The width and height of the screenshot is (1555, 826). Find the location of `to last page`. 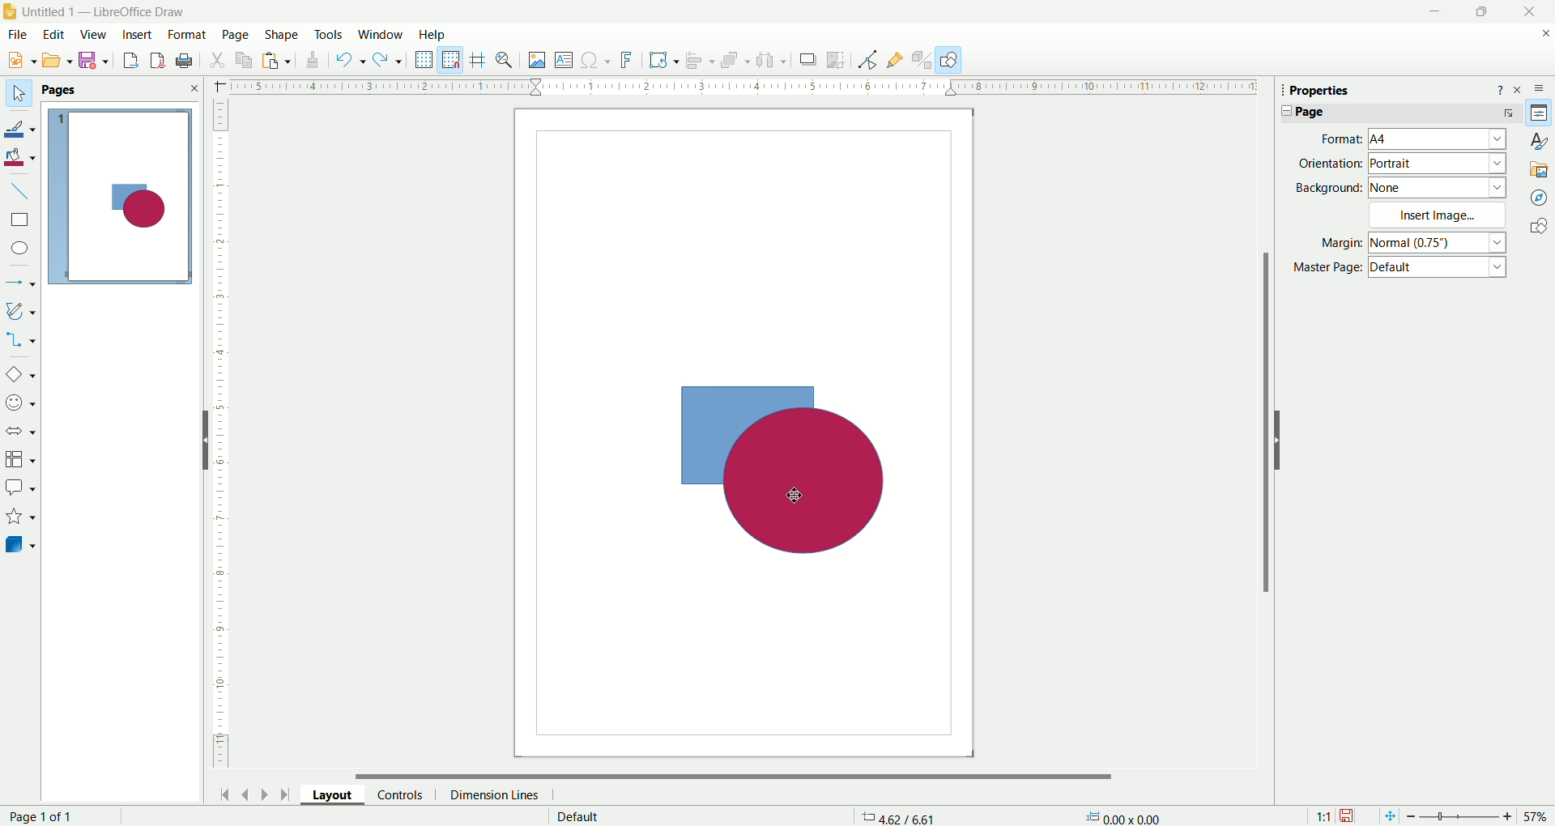

to last page is located at coordinates (284, 796).